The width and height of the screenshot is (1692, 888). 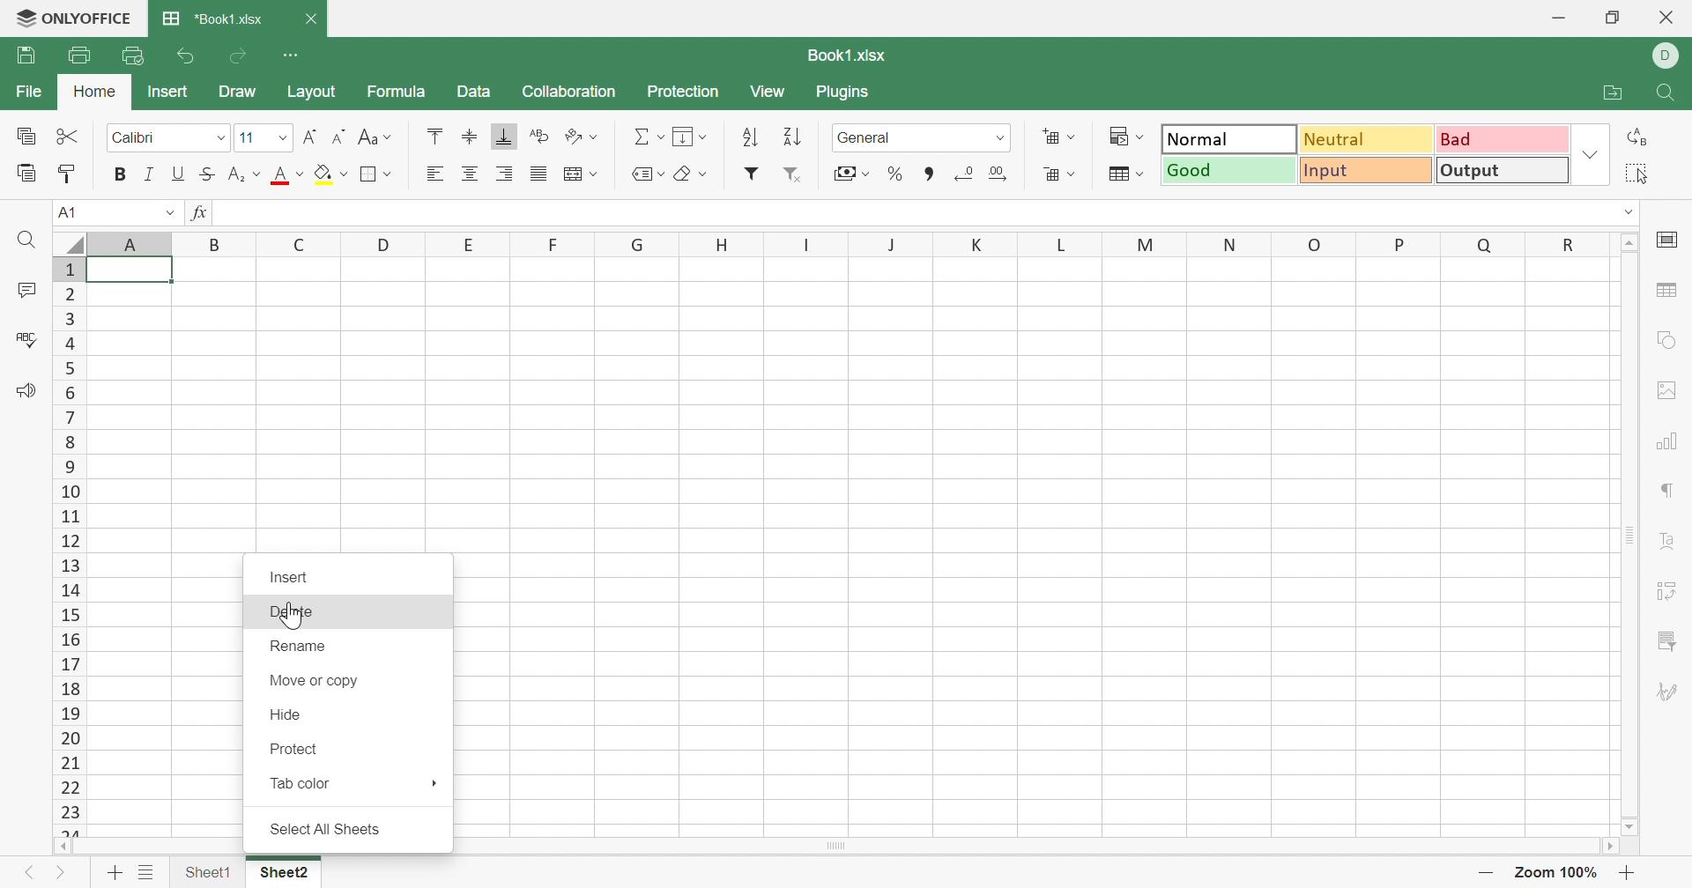 What do you see at coordinates (865, 138) in the screenshot?
I see `General` at bounding box center [865, 138].